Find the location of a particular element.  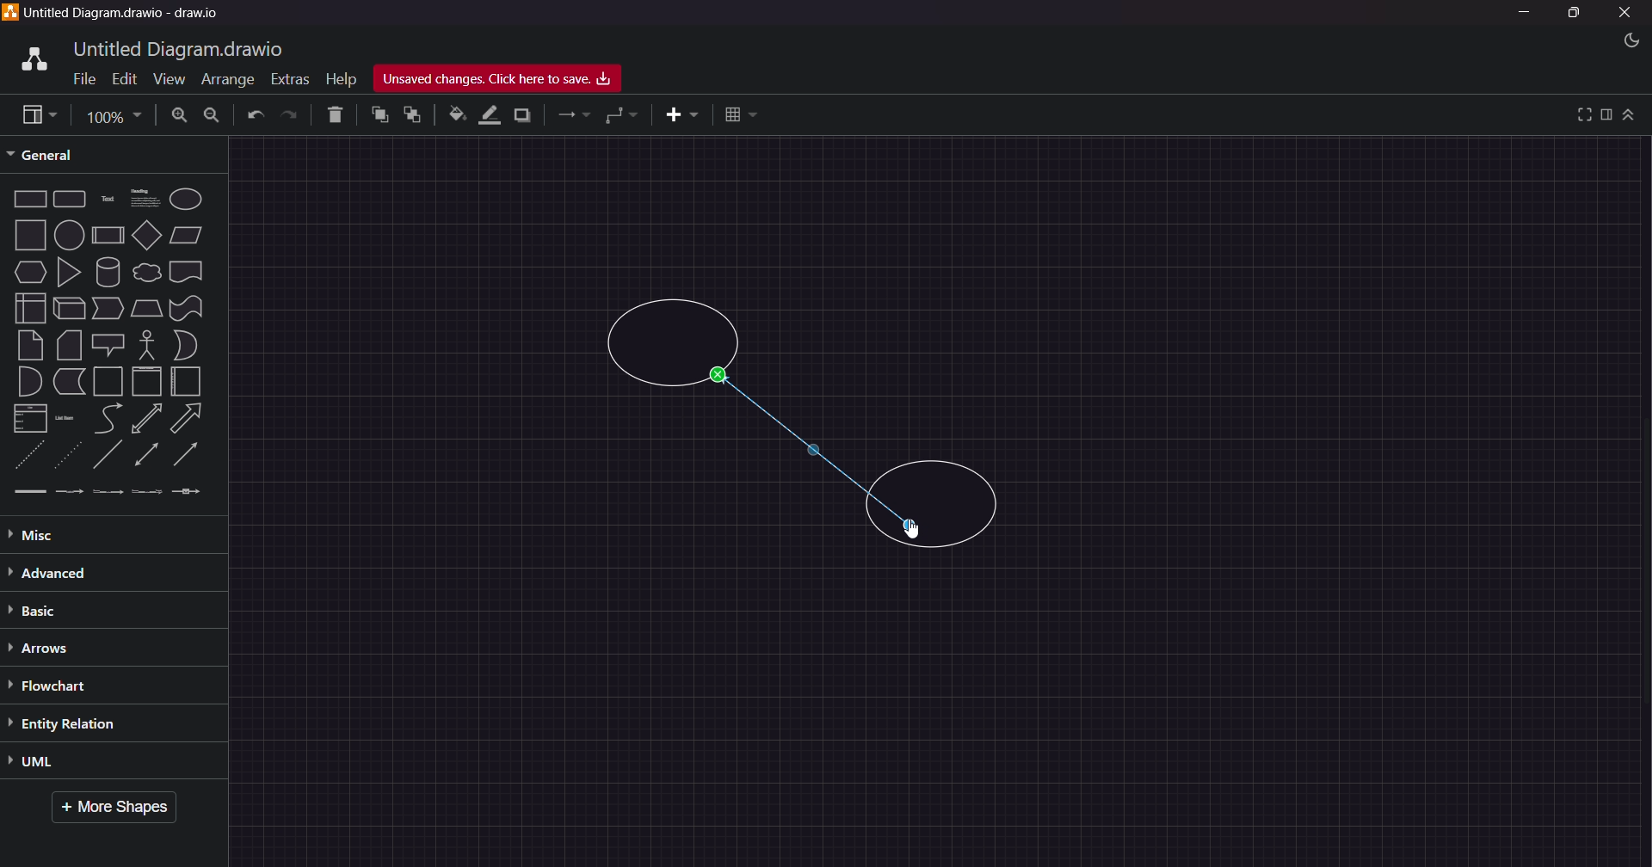

waypoints is located at coordinates (623, 117).